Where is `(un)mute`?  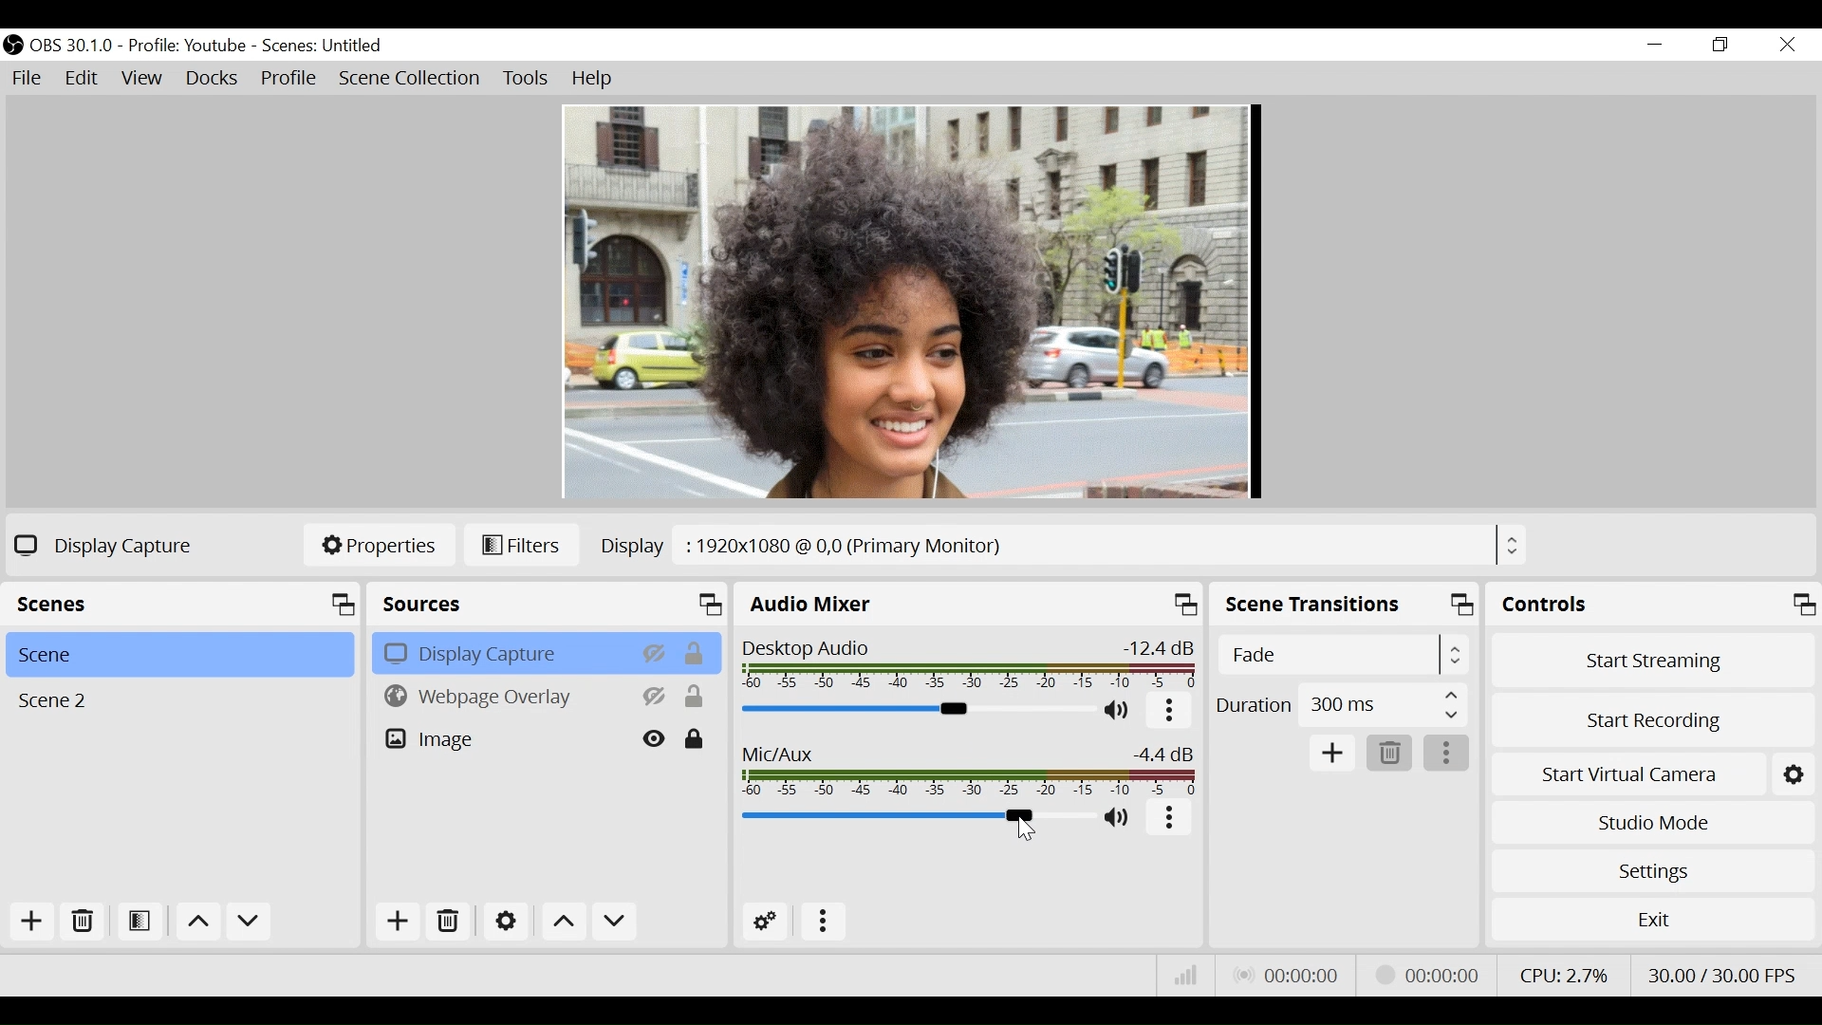
(un)mute is located at coordinates (1121, 711).